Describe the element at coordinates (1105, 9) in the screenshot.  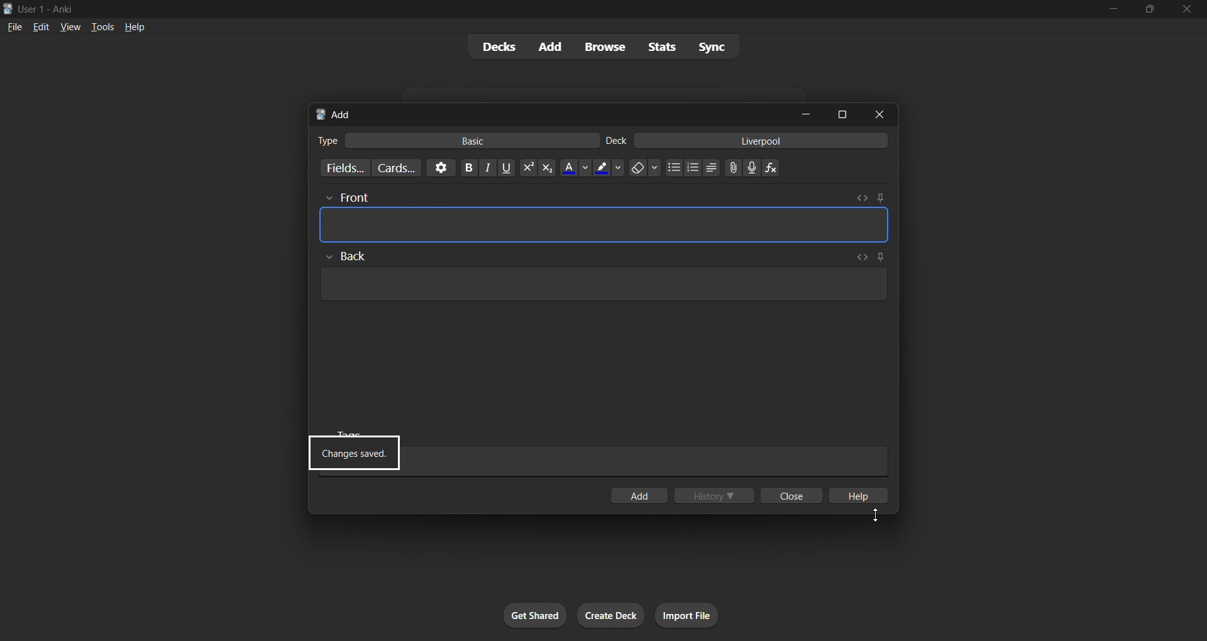
I see `minimize` at that location.